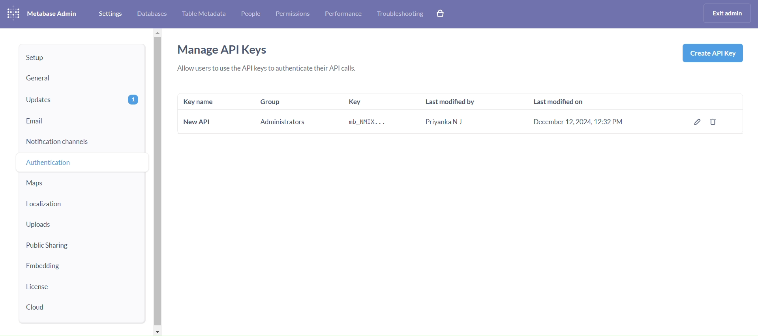  Describe the element at coordinates (82, 141) in the screenshot. I see `notification channels` at that location.